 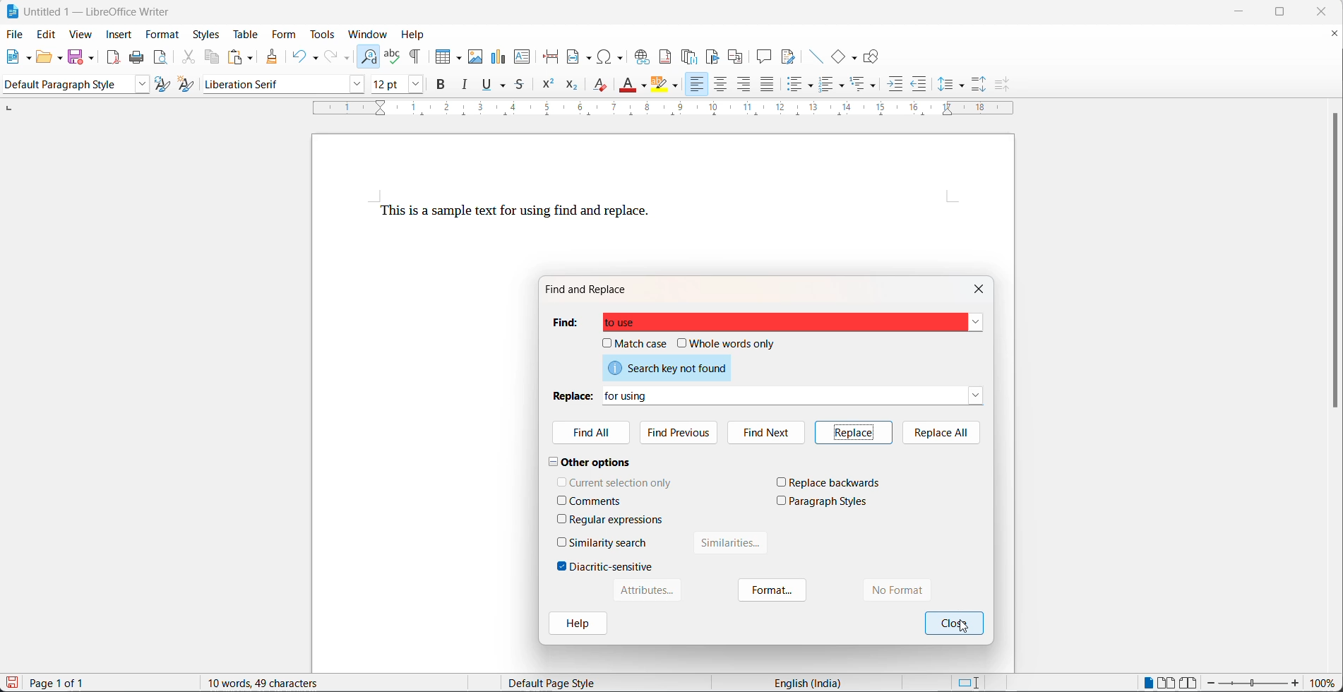 I want to click on paste, so click(x=236, y=56).